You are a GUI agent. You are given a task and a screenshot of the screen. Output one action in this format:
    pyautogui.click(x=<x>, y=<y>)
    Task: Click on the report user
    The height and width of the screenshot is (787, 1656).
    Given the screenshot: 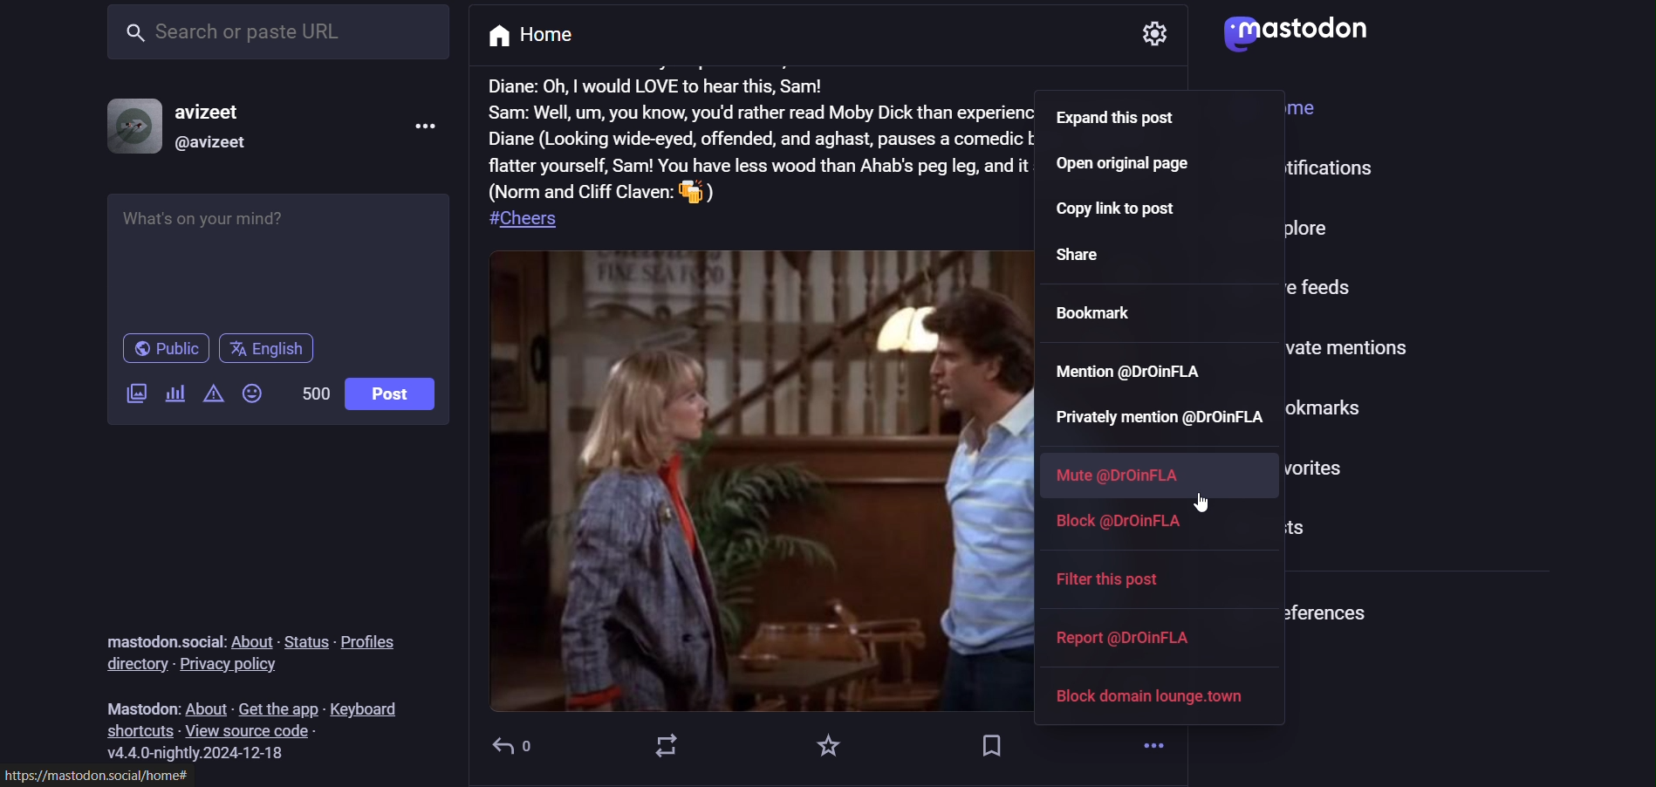 What is the action you would take?
    pyautogui.click(x=1128, y=637)
    